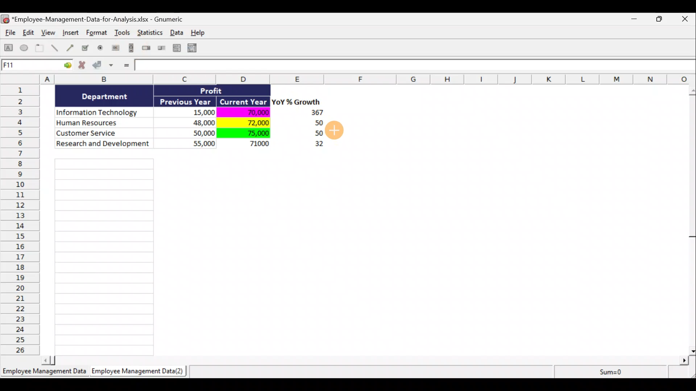 Image resolution: width=696 pixels, height=391 pixels. Describe the element at coordinates (101, 49) in the screenshot. I see `Create a radio button` at that location.